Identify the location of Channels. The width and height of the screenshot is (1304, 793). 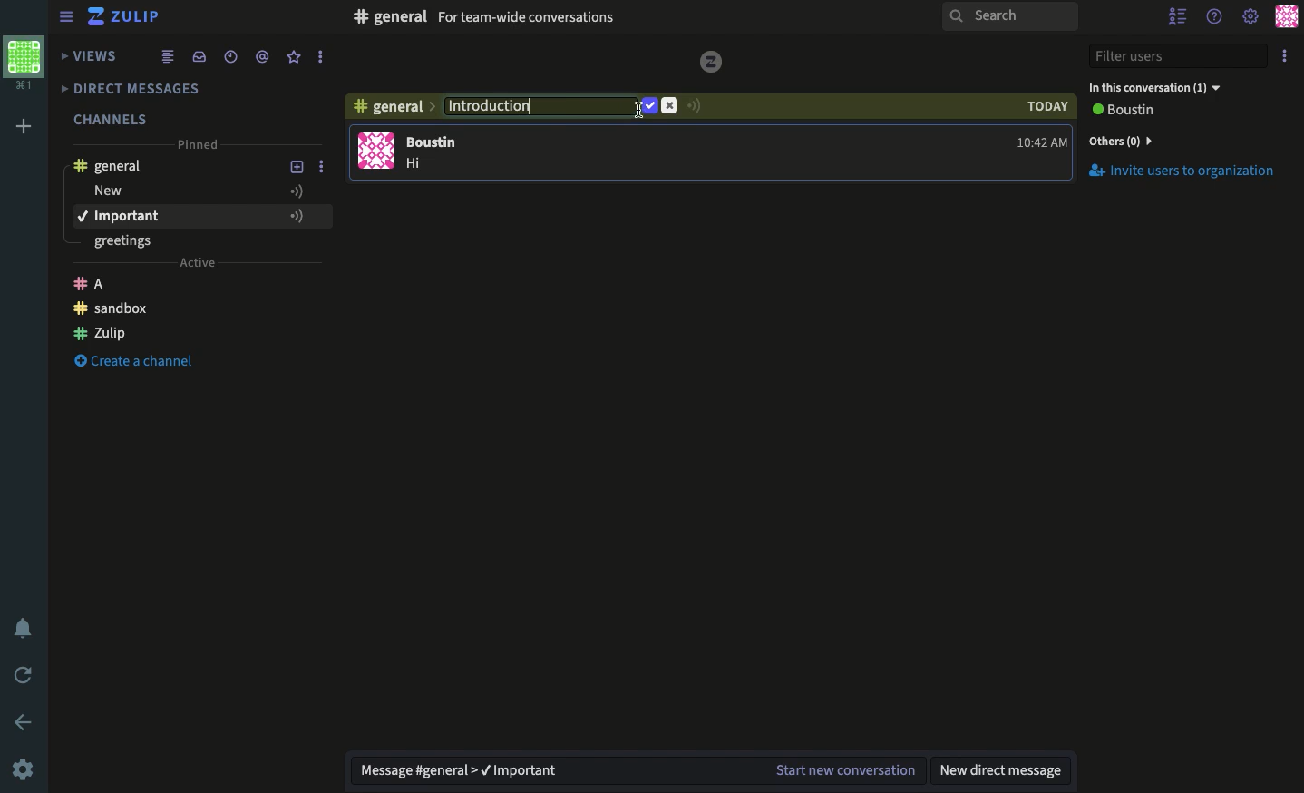
(112, 115).